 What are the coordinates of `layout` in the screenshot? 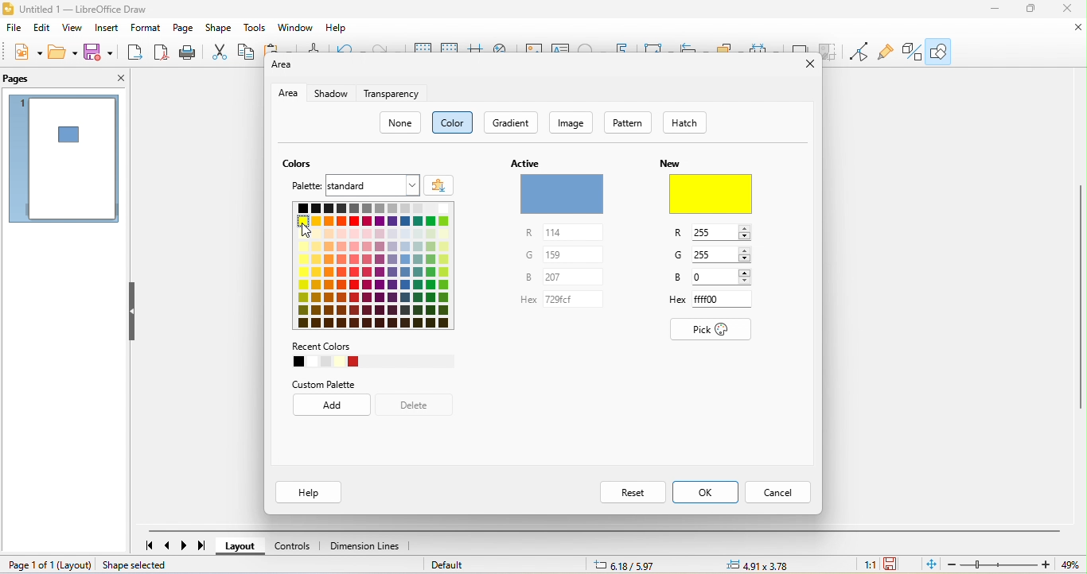 It's located at (244, 545).